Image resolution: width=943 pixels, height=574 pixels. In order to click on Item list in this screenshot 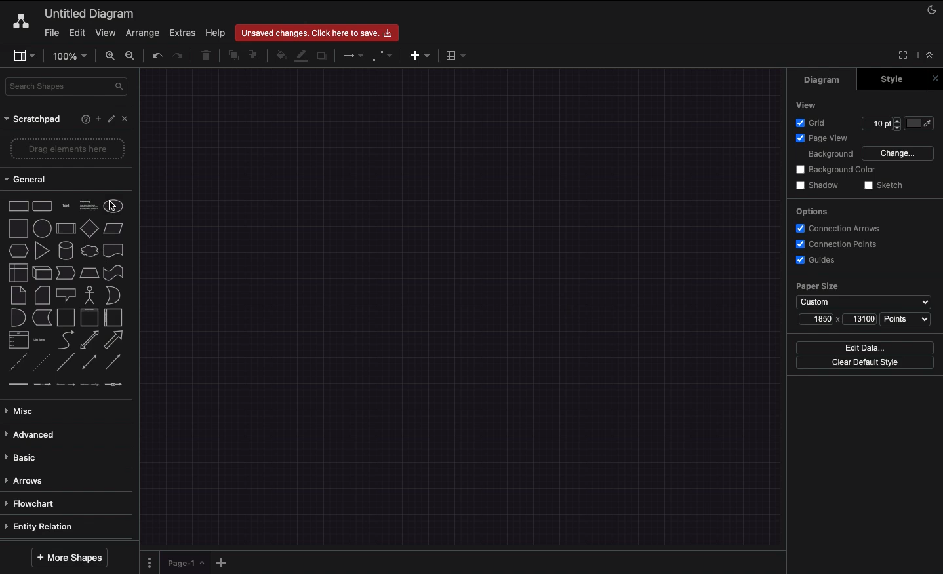, I will do `click(43, 340)`.